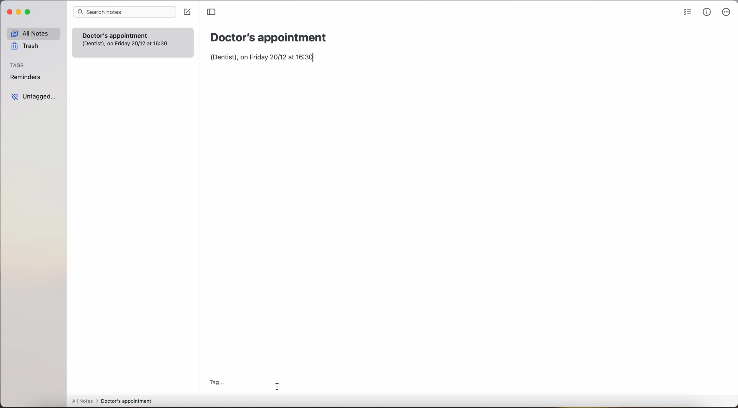 Image resolution: width=738 pixels, height=408 pixels. I want to click on trash, so click(26, 46).